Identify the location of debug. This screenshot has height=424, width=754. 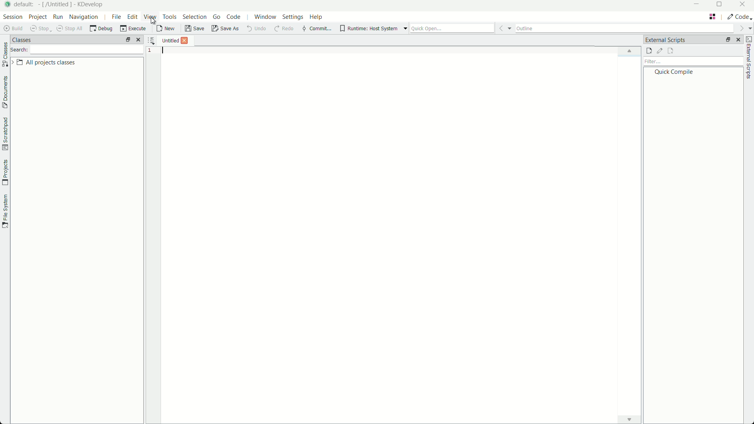
(103, 28).